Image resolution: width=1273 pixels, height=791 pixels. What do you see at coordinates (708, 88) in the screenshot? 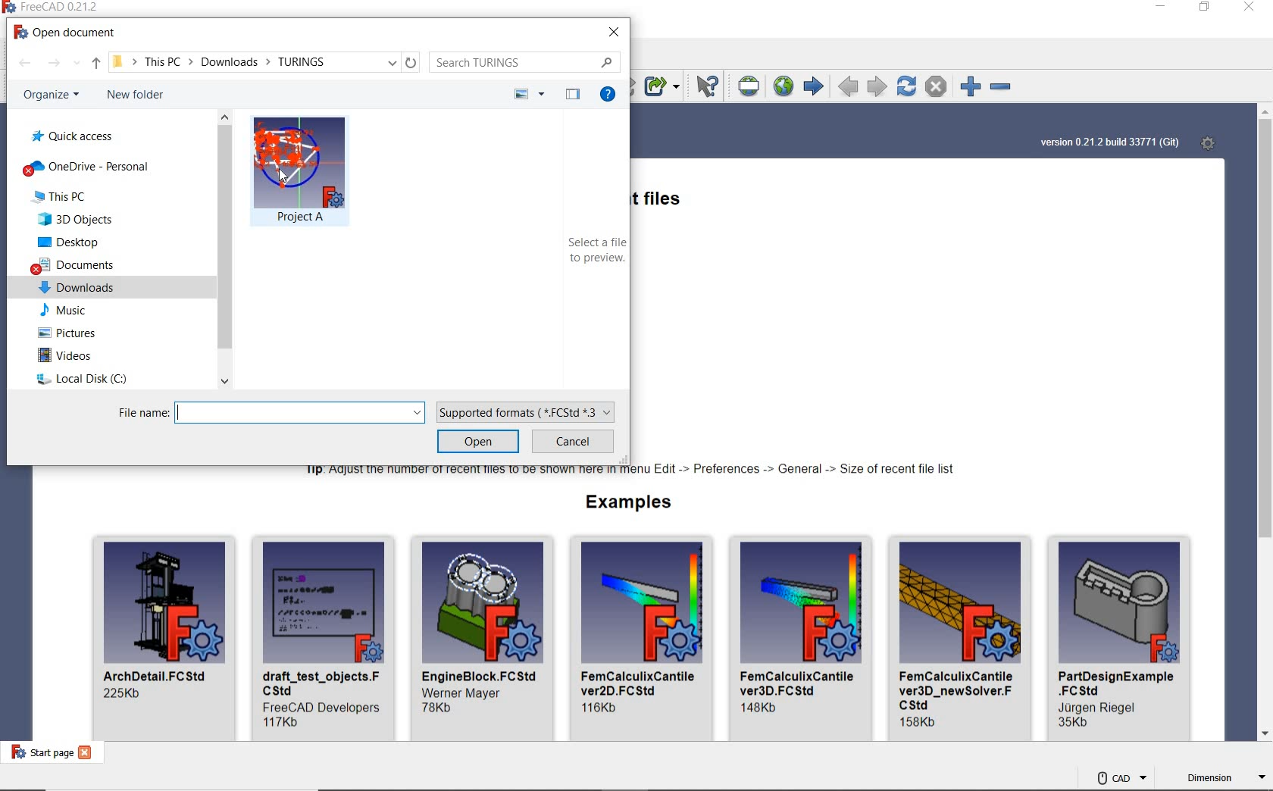
I see `WHAT'S THIS?` at bounding box center [708, 88].